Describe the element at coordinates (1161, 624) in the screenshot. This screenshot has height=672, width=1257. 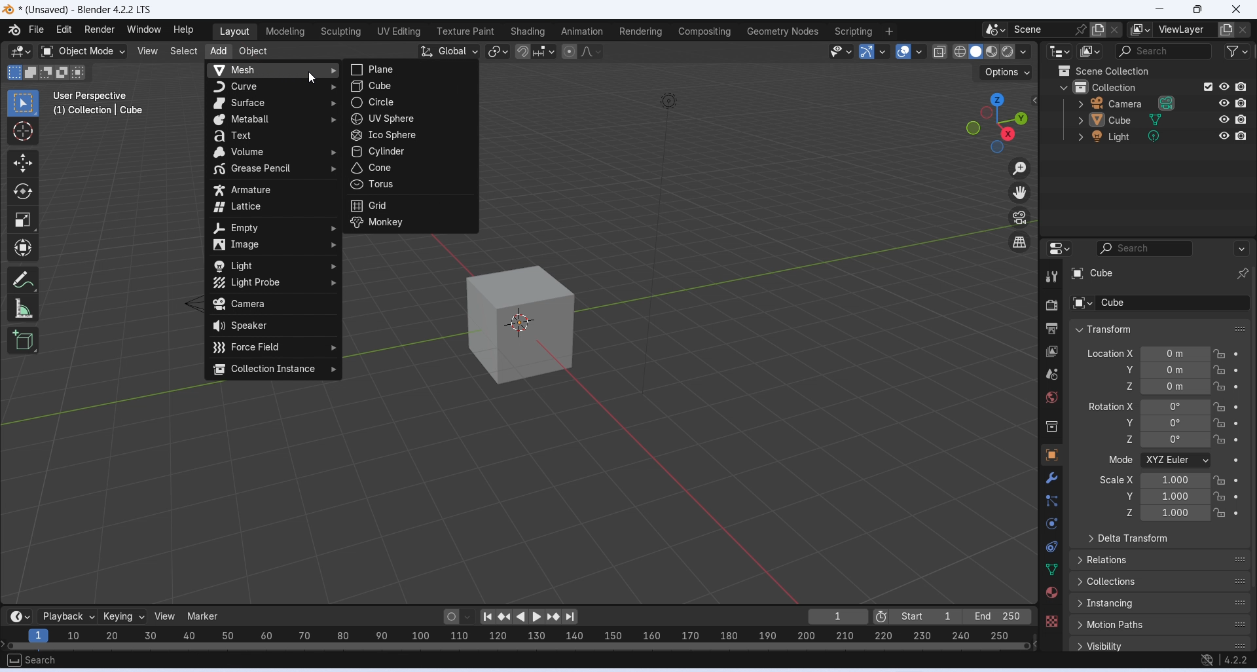
I see `motion paths` at that location.